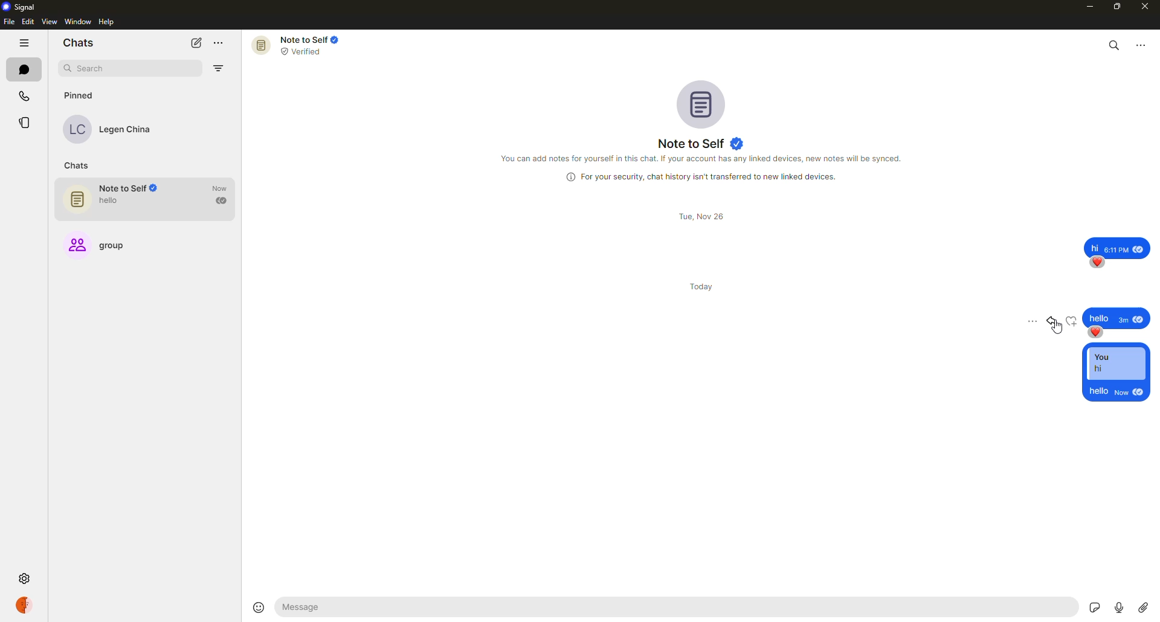  I want to click on pinned, so click(79, 97).